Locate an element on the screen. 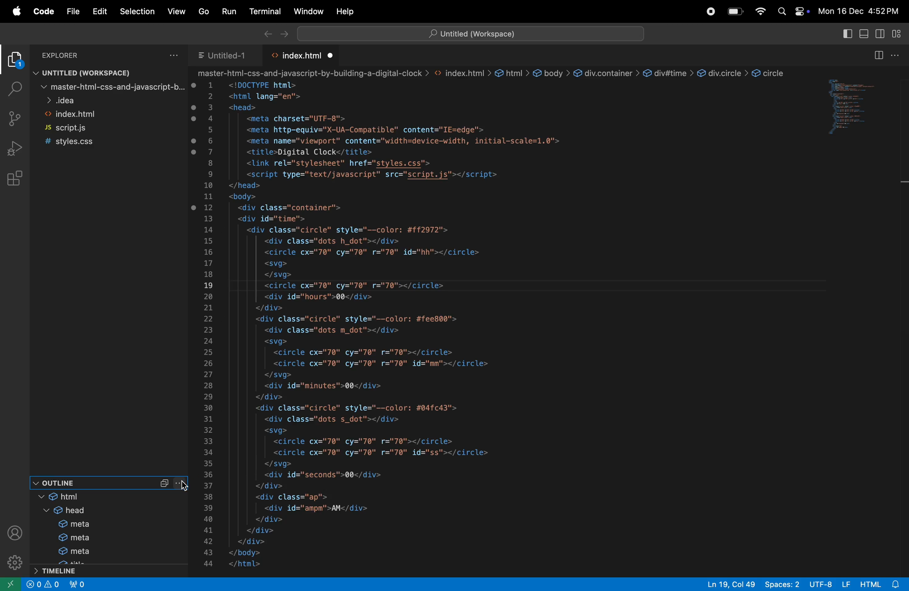  explorer is located at coordinates (13, 60).